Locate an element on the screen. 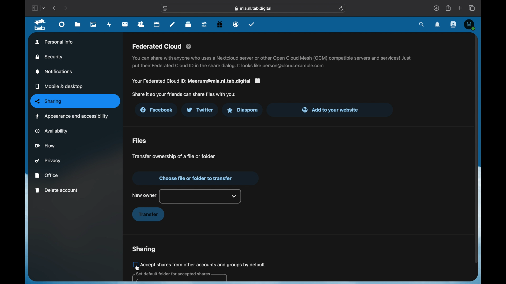 This screenshot has width=506, height=284. scroll box is located at coordinates (476, 148).